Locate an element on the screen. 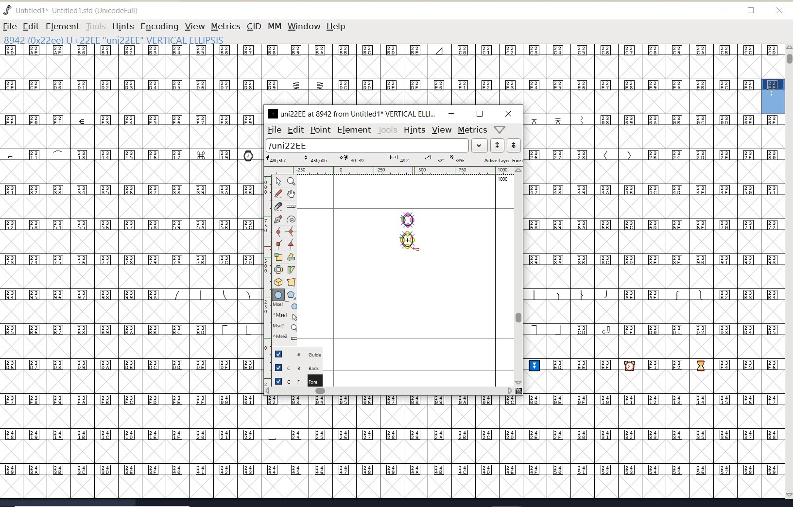 This screenshot has height=507, width=793. scale the selection is located at coordinates (278, 257).